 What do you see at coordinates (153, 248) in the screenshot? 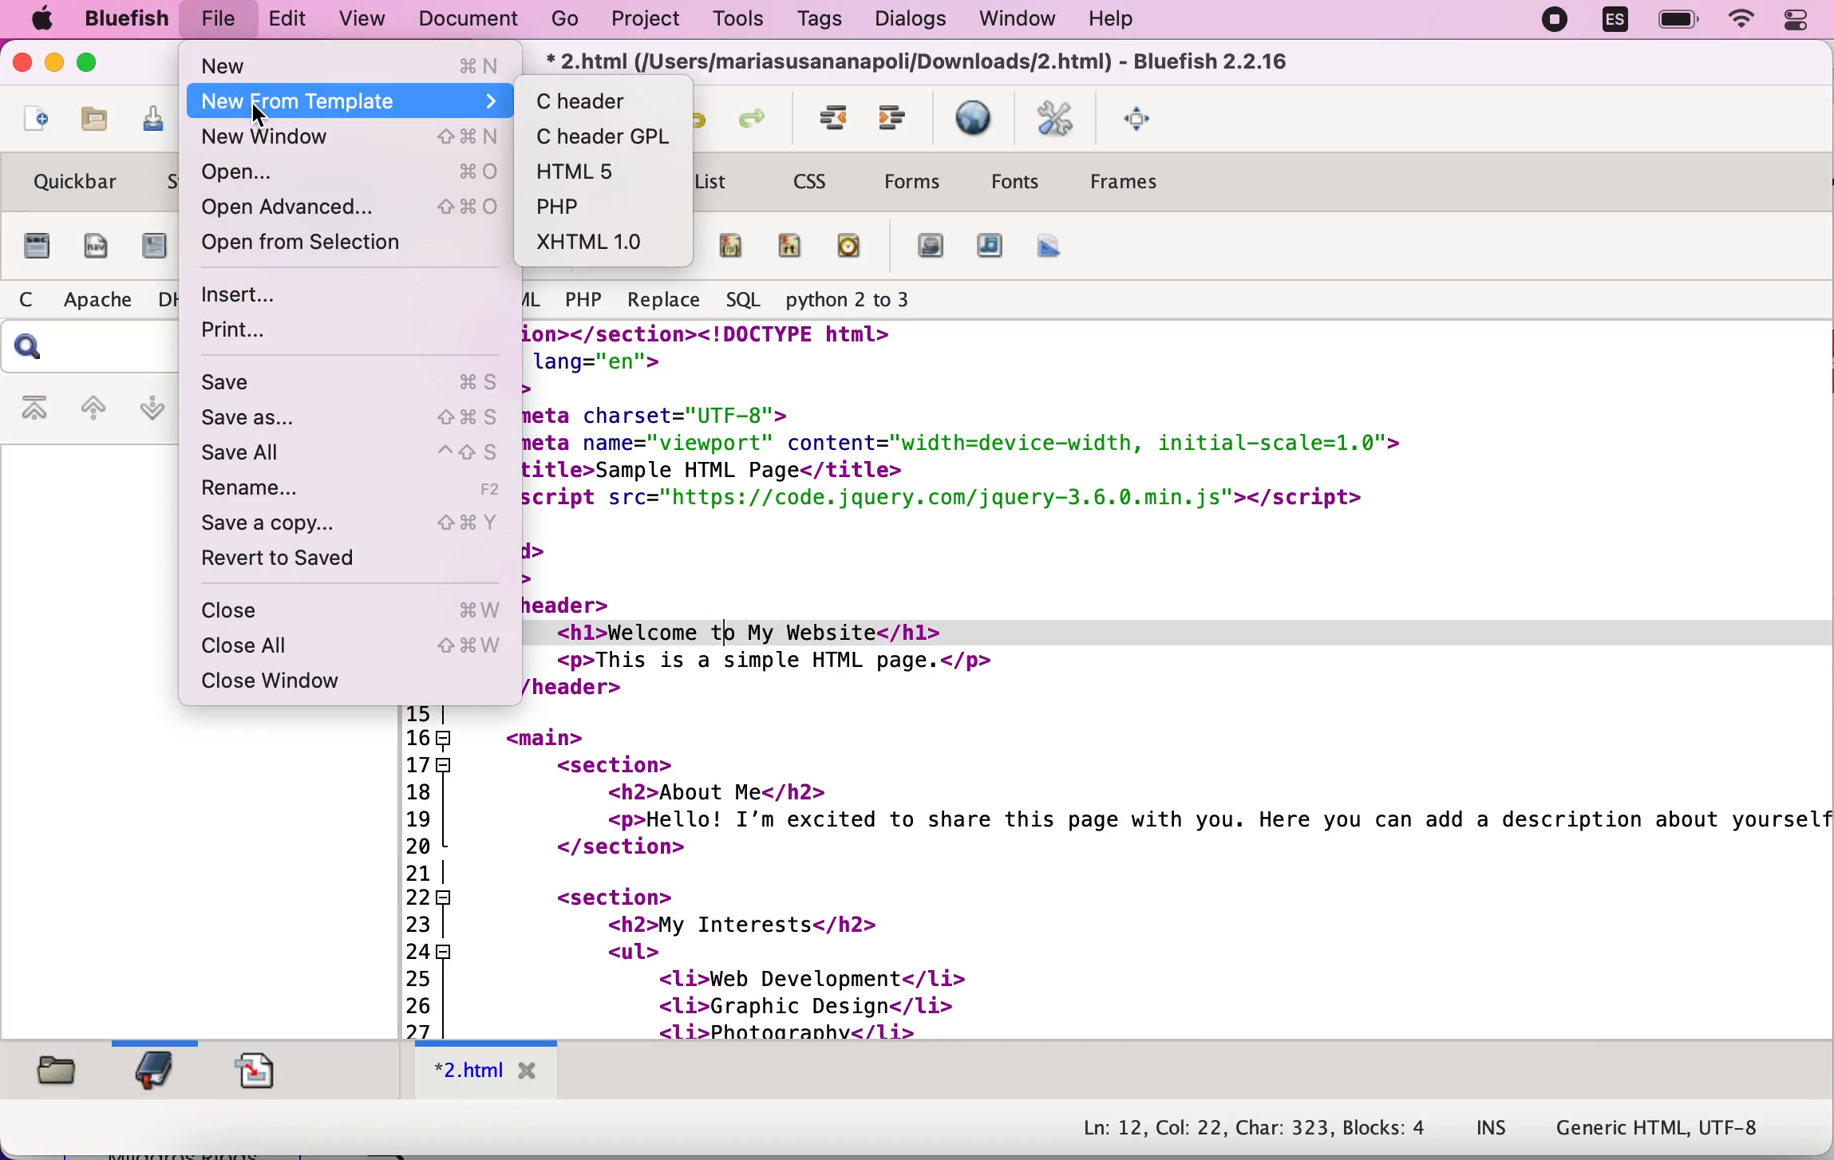
I see `article` at bounding box center [153, 248].